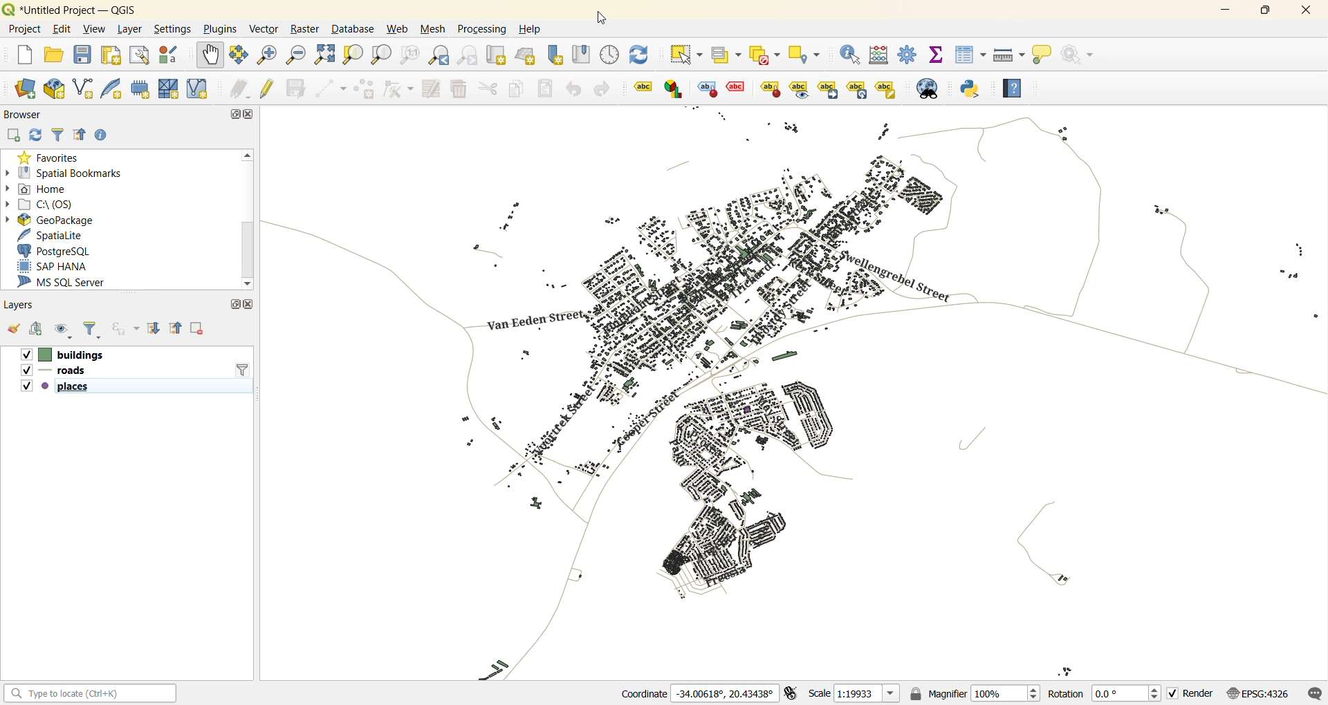 This screenshot has height=705, width=1328. What do you see at coordinates (1082, 55) in the screenshot?
I see `no action` at bounding box center [1082, 55].